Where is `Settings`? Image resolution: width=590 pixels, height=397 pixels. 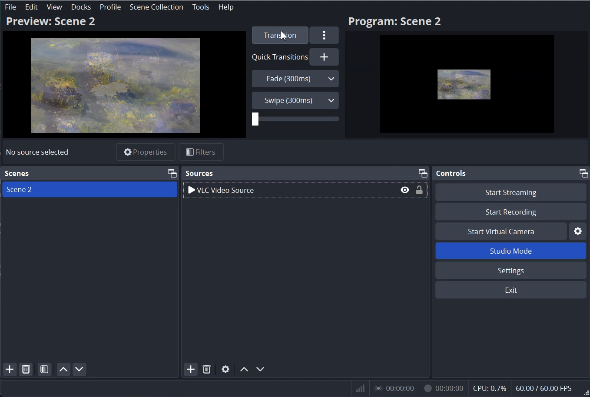
Settings is located at coordinates (579, 231).